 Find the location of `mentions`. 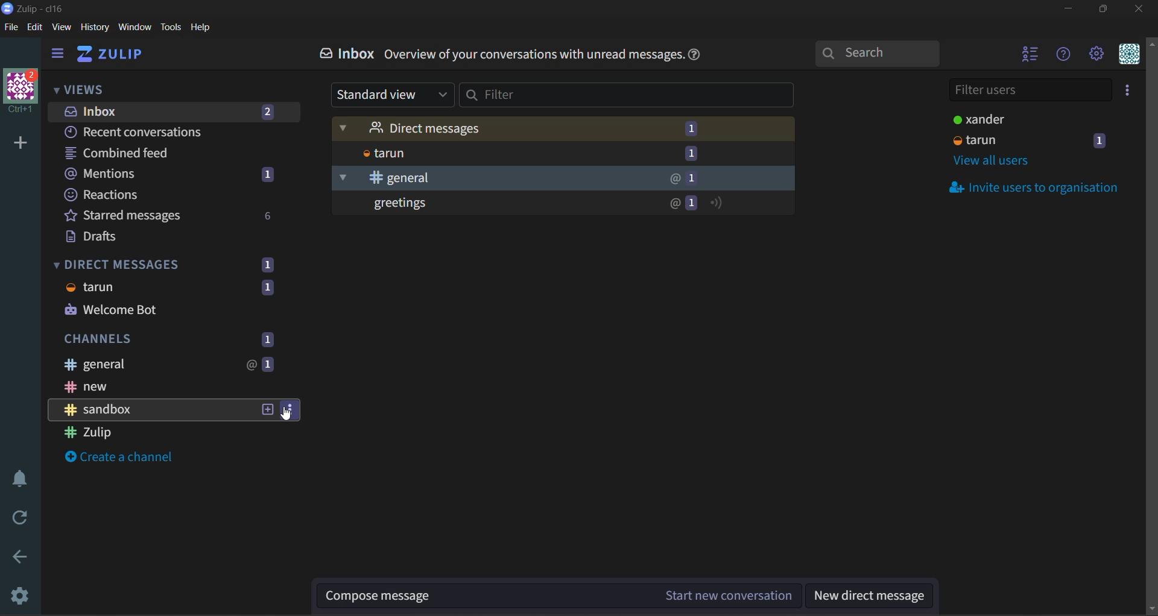

mentions is located at coordinates (173, 175).